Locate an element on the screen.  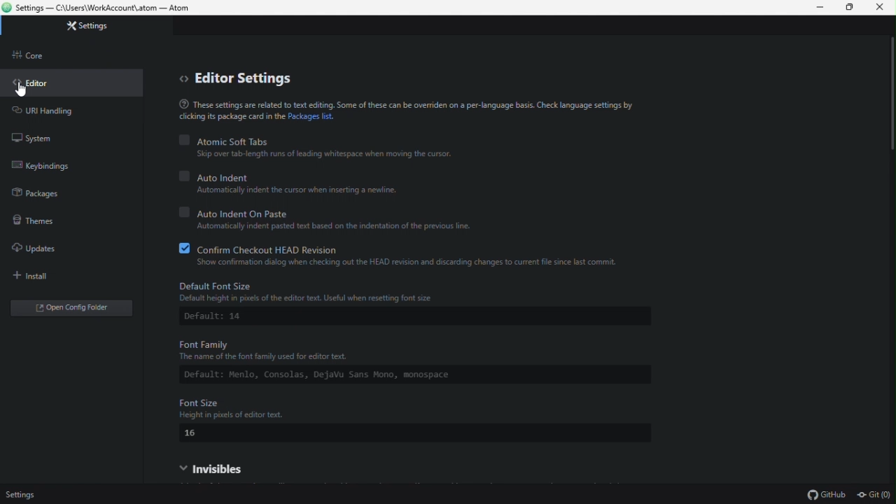
Font Family
The name of the font family used for editor text. is located at coordinates (389, 347).